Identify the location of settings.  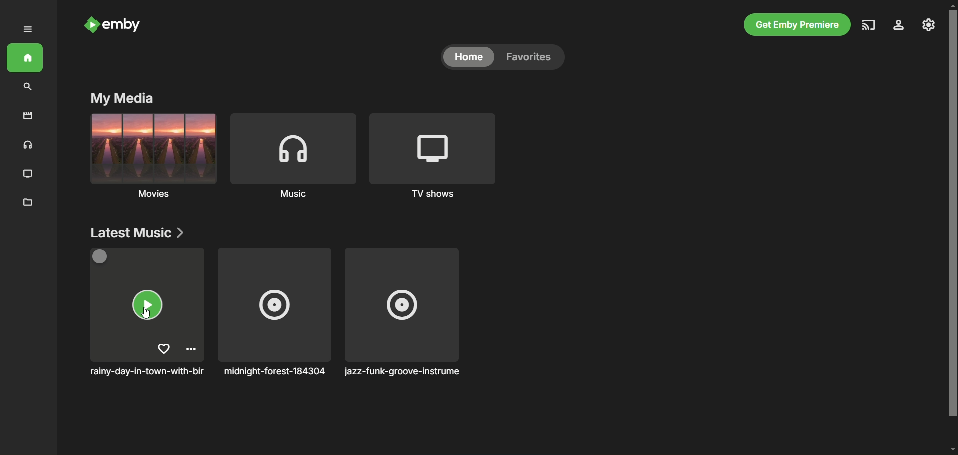
(900, 26).